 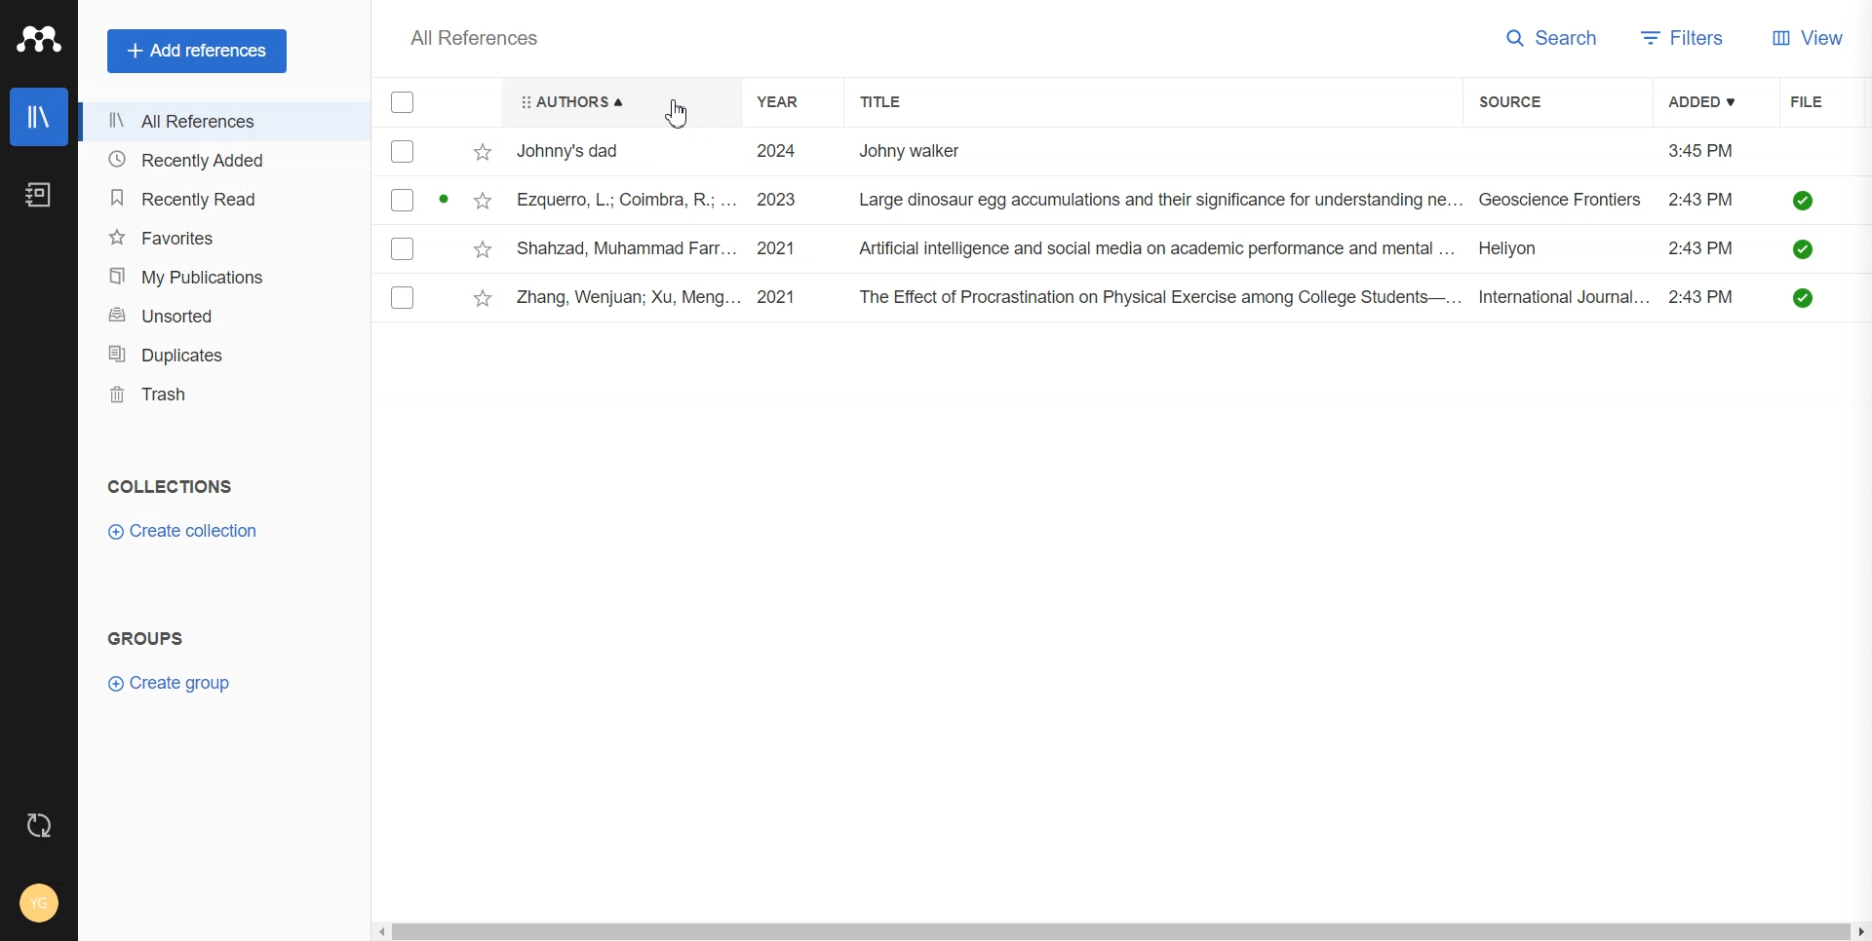 I want to click on Artificial intelligence and social media on academic performance and mental, so click(x=1154, y=248).